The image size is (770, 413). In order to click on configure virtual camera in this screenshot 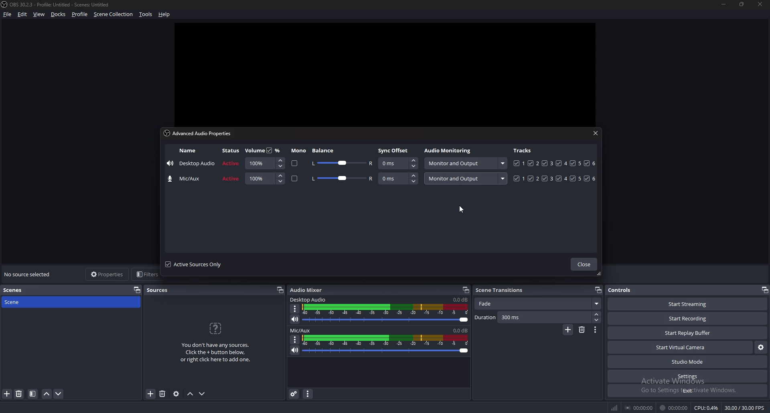, I will do `click(761, 348)`.